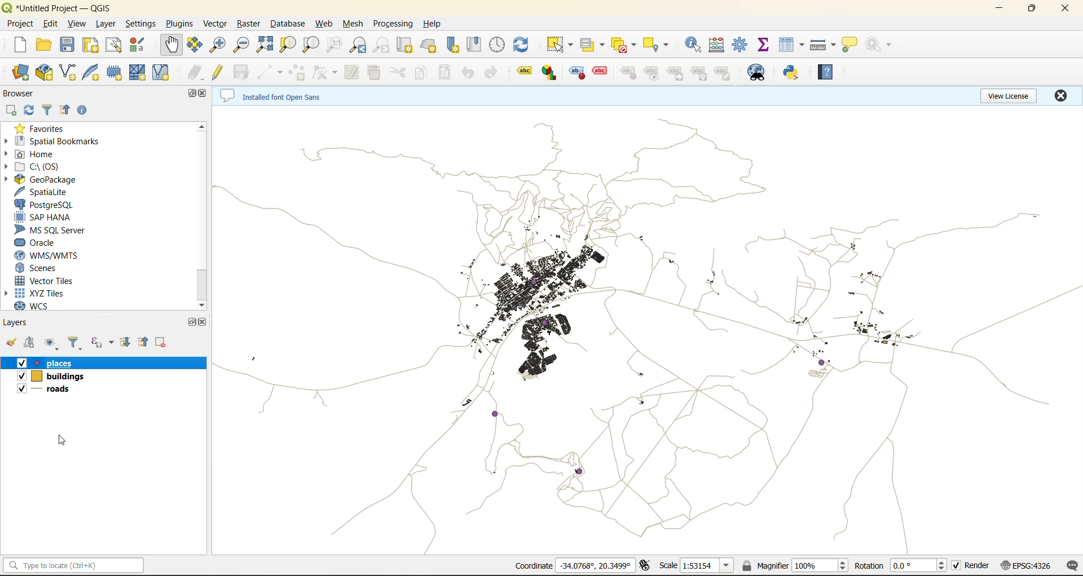  Describe the element at coordinates (468, 74) in the screenshot. I see `undo` at that location.